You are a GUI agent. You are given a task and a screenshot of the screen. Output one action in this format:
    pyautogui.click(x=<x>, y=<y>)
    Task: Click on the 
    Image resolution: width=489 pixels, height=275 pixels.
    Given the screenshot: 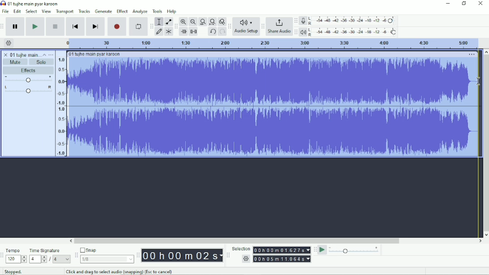 What is the action you would take?
    pyautogui.click(x=245, y=259)
    